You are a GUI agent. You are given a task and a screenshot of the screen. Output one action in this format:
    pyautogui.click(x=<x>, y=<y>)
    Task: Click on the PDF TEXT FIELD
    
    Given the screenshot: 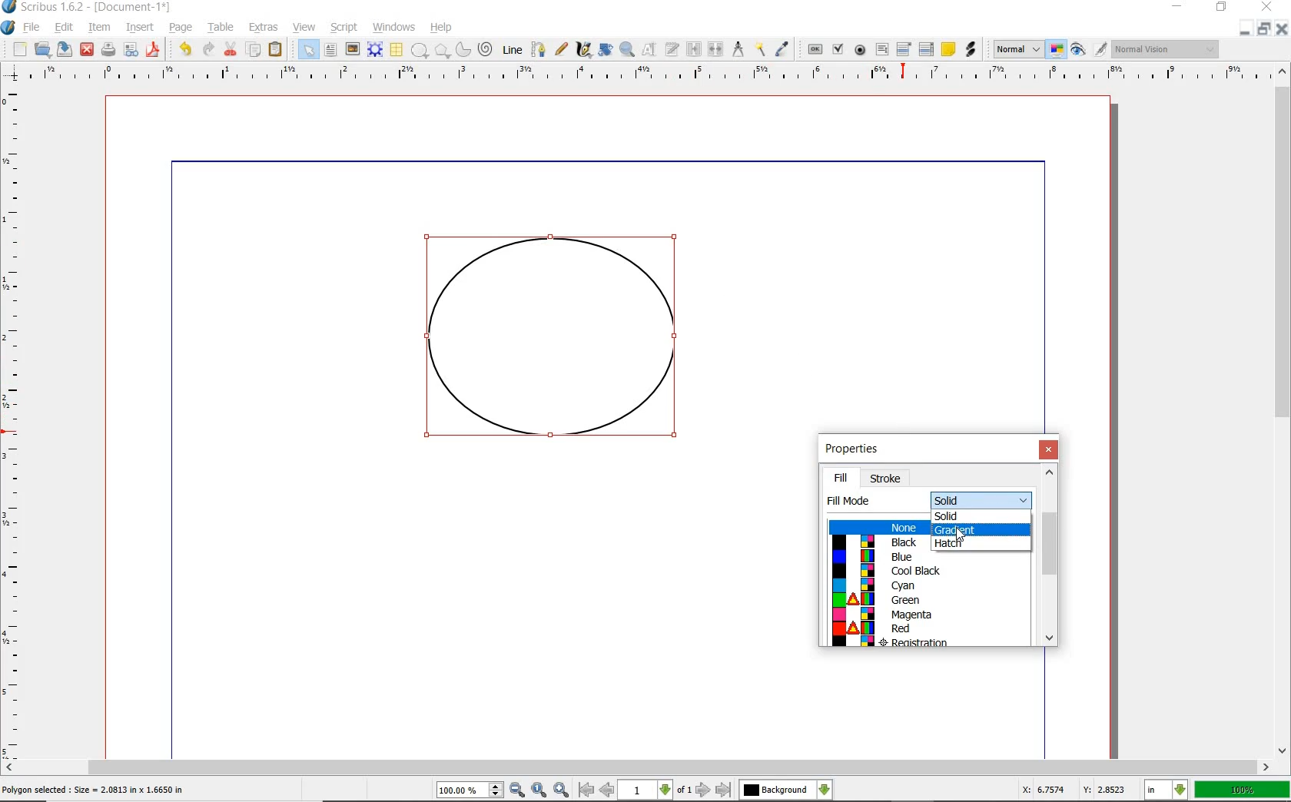 What is the action you would take?
    pyautogui.click(x=881, y=49)
    